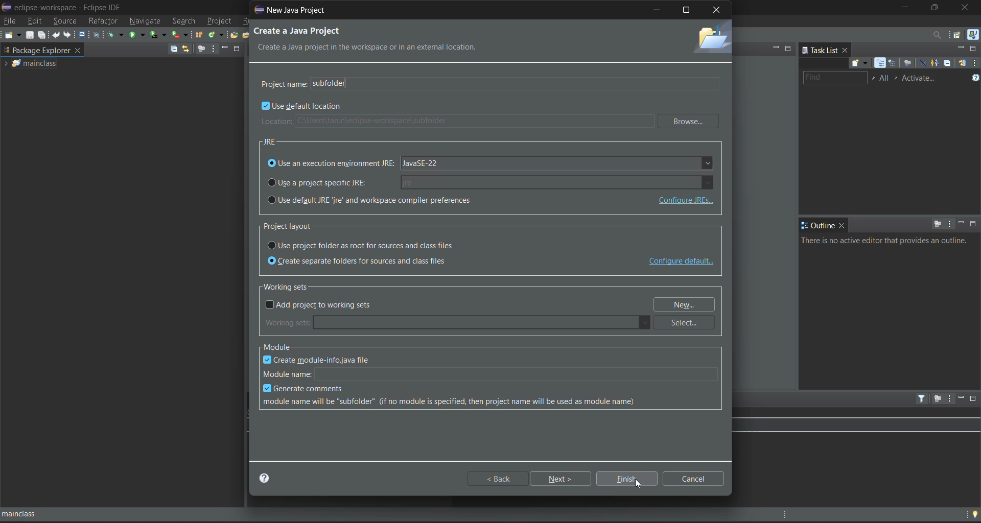  I want to click on select active task, so click(898, 79).